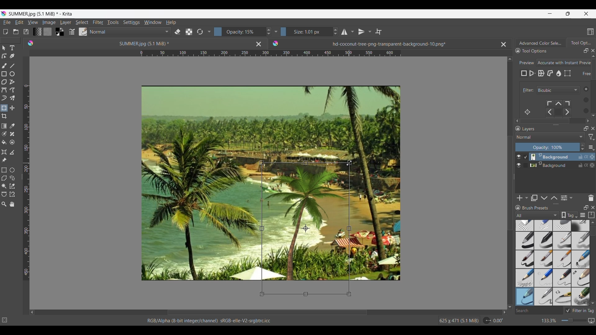 The width and height of the screenshot is (596, 335). What do you see at coordinates (26, 32) in the screenshot?
I see `Save` at bounding box center [26, 32].